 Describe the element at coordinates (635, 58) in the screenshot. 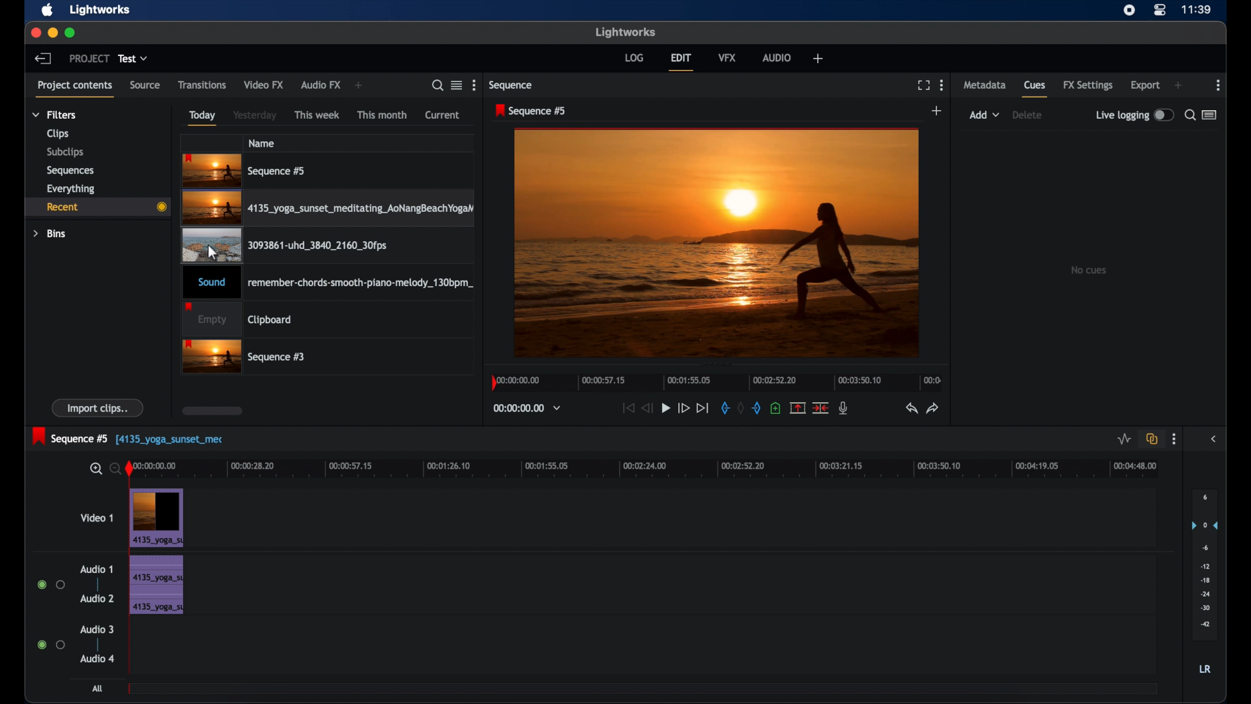

I see `log` at that location.